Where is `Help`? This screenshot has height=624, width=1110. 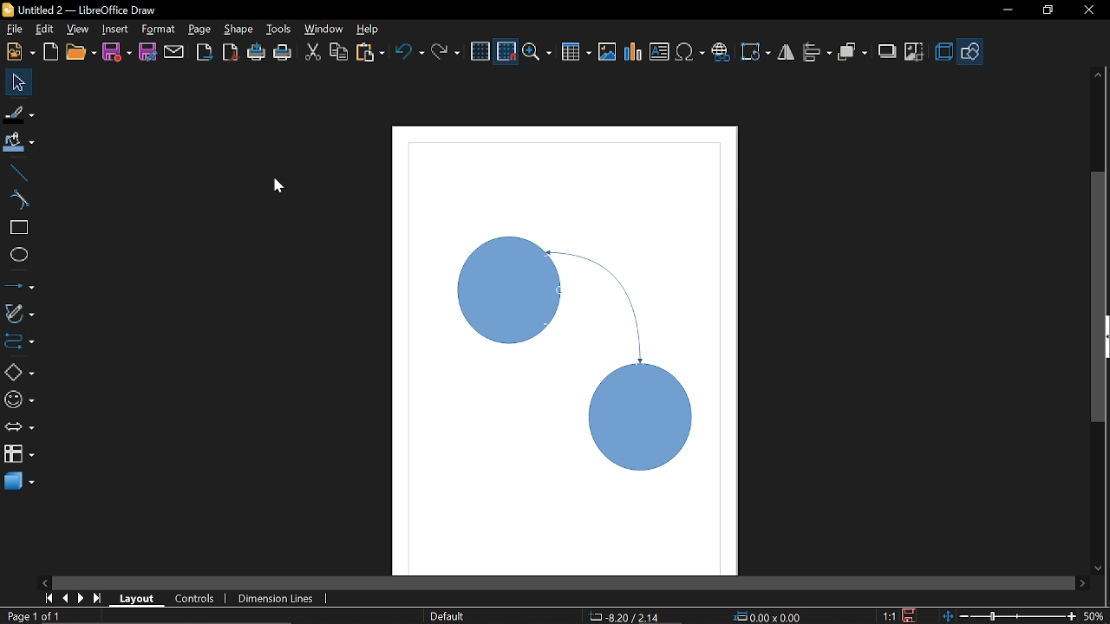 Help is located at coordinates (370, 29).